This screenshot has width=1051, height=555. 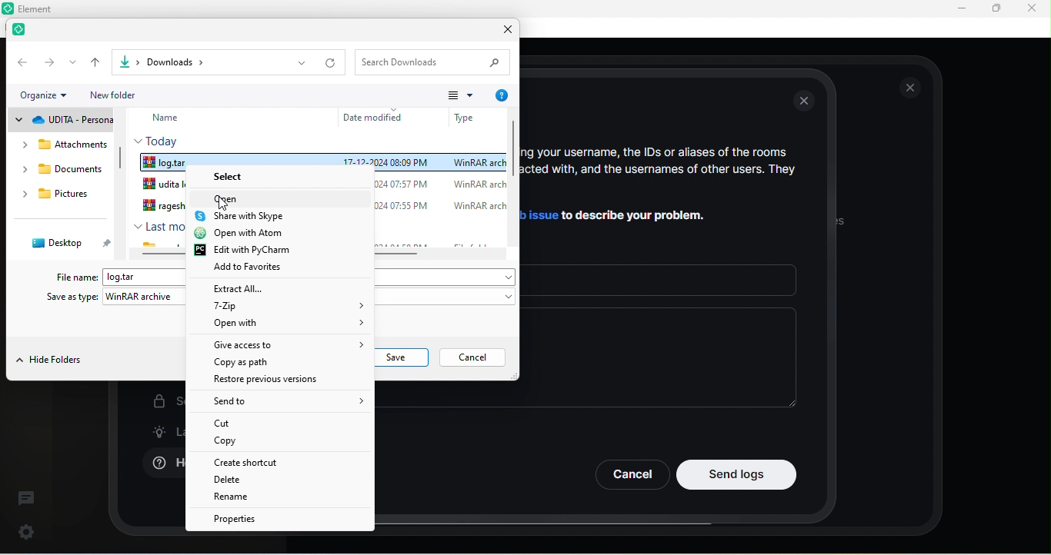 What do you see at coordinates (249, 251) in the screenshot?
I see `edit with pycharm` at bounding box center [249, 251].